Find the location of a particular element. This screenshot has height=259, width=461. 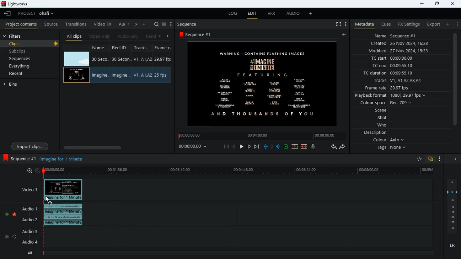

Name is located at coordinates (99, 76).